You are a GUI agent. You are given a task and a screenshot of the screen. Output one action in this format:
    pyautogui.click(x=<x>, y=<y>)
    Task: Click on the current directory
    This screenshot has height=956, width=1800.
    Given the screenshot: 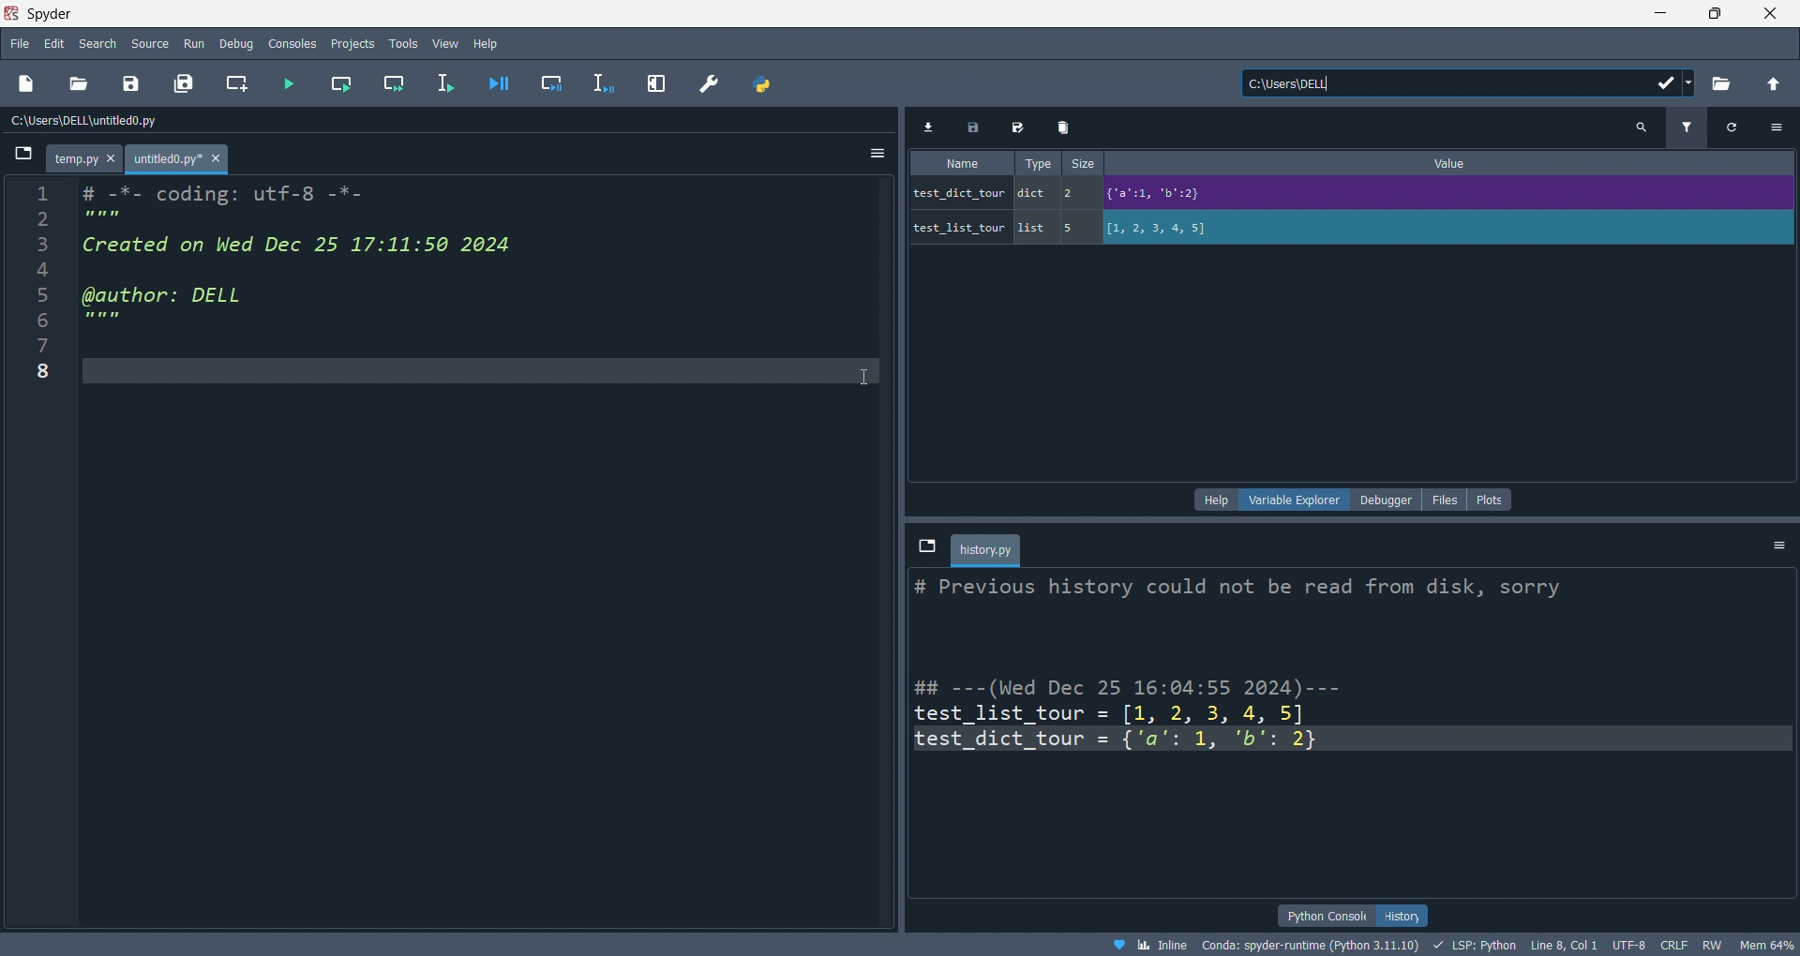 What is the action you would take?
    pyautogui.click(x=1468, y=84)
    